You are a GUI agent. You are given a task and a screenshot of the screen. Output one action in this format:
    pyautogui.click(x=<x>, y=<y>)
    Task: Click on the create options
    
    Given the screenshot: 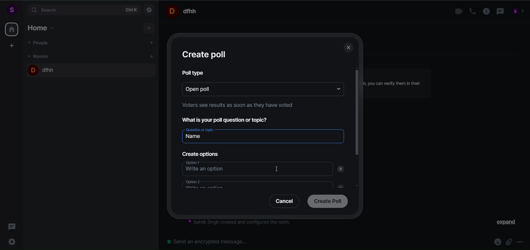 What is the action you would take?
    pyautogui.click(x=199, y=153)
    